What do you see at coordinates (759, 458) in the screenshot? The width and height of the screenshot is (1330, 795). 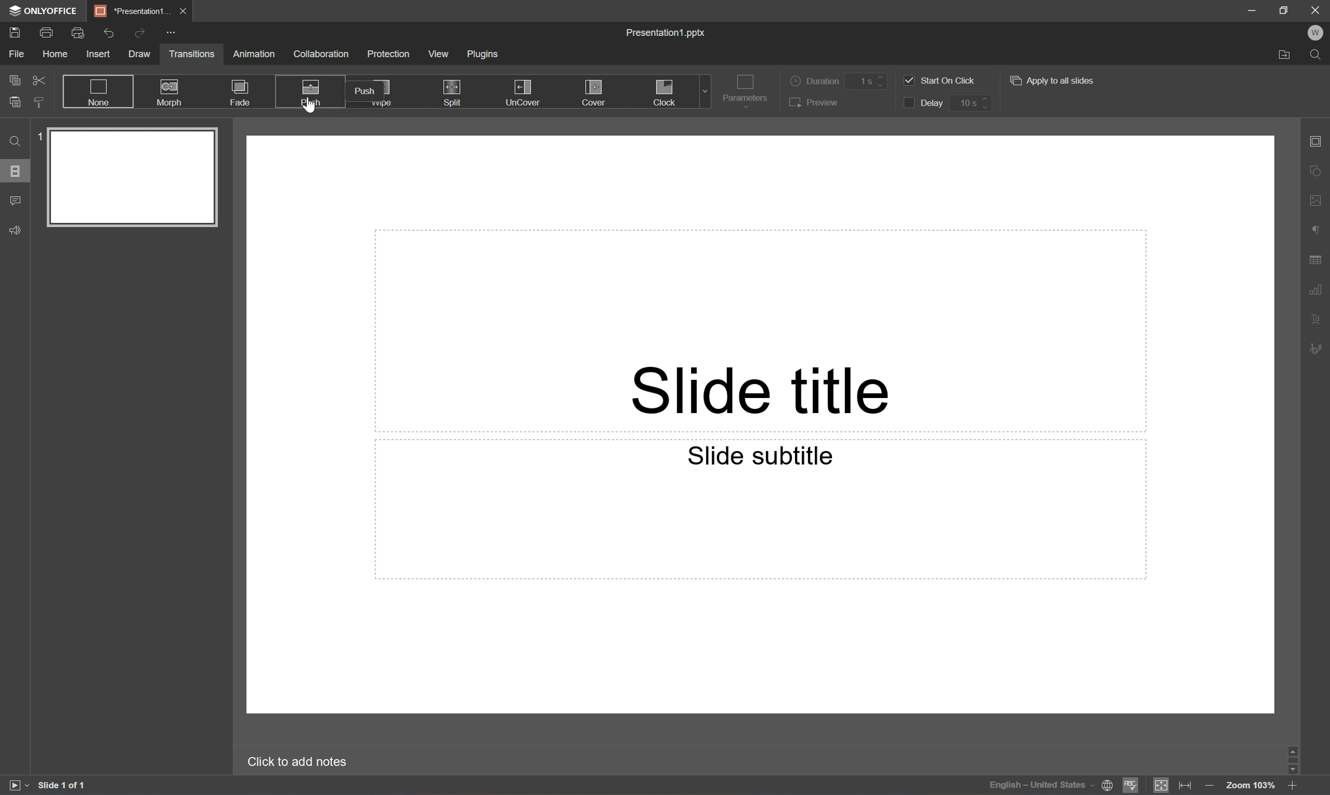 I see `Slide subtitle` at bounding box center [759, 458].